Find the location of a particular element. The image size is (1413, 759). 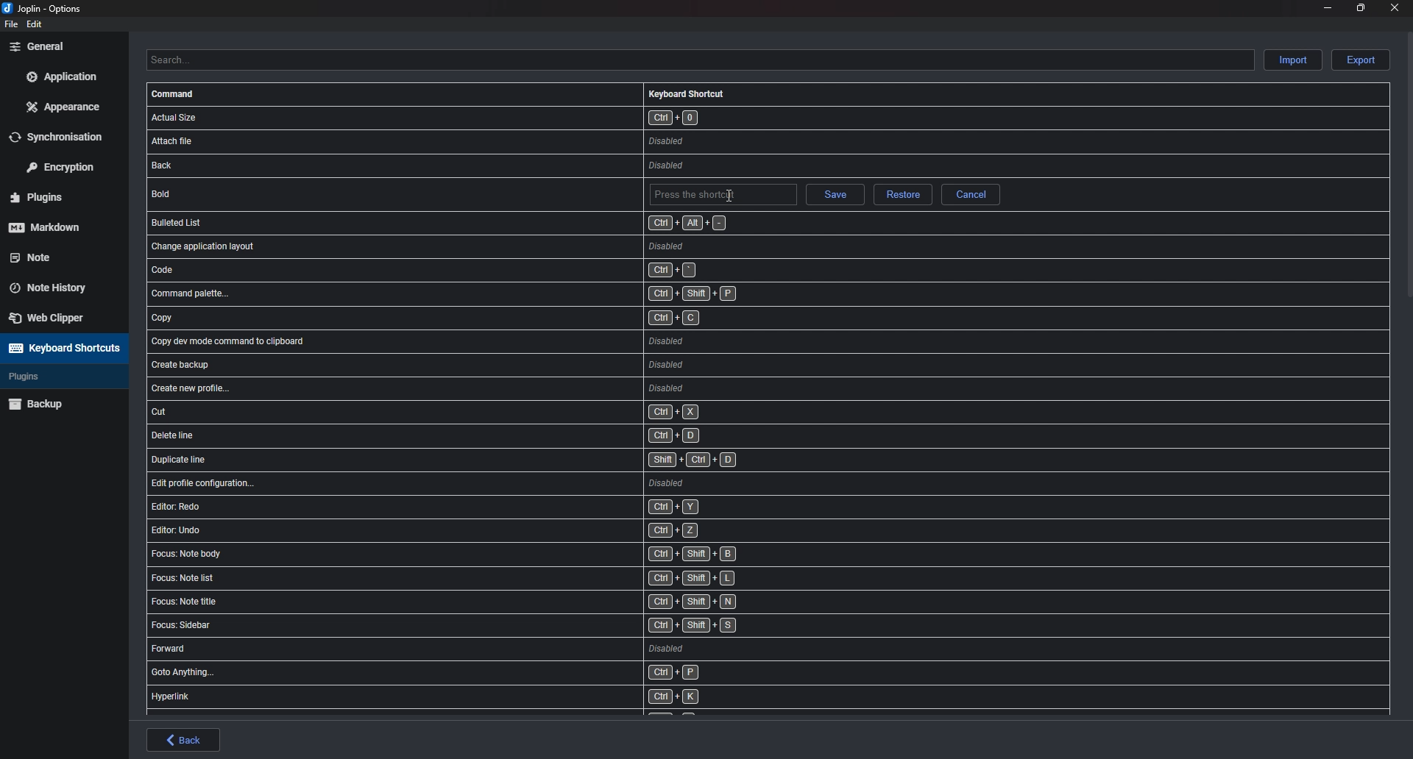

General is located at coordinates (60, 46).